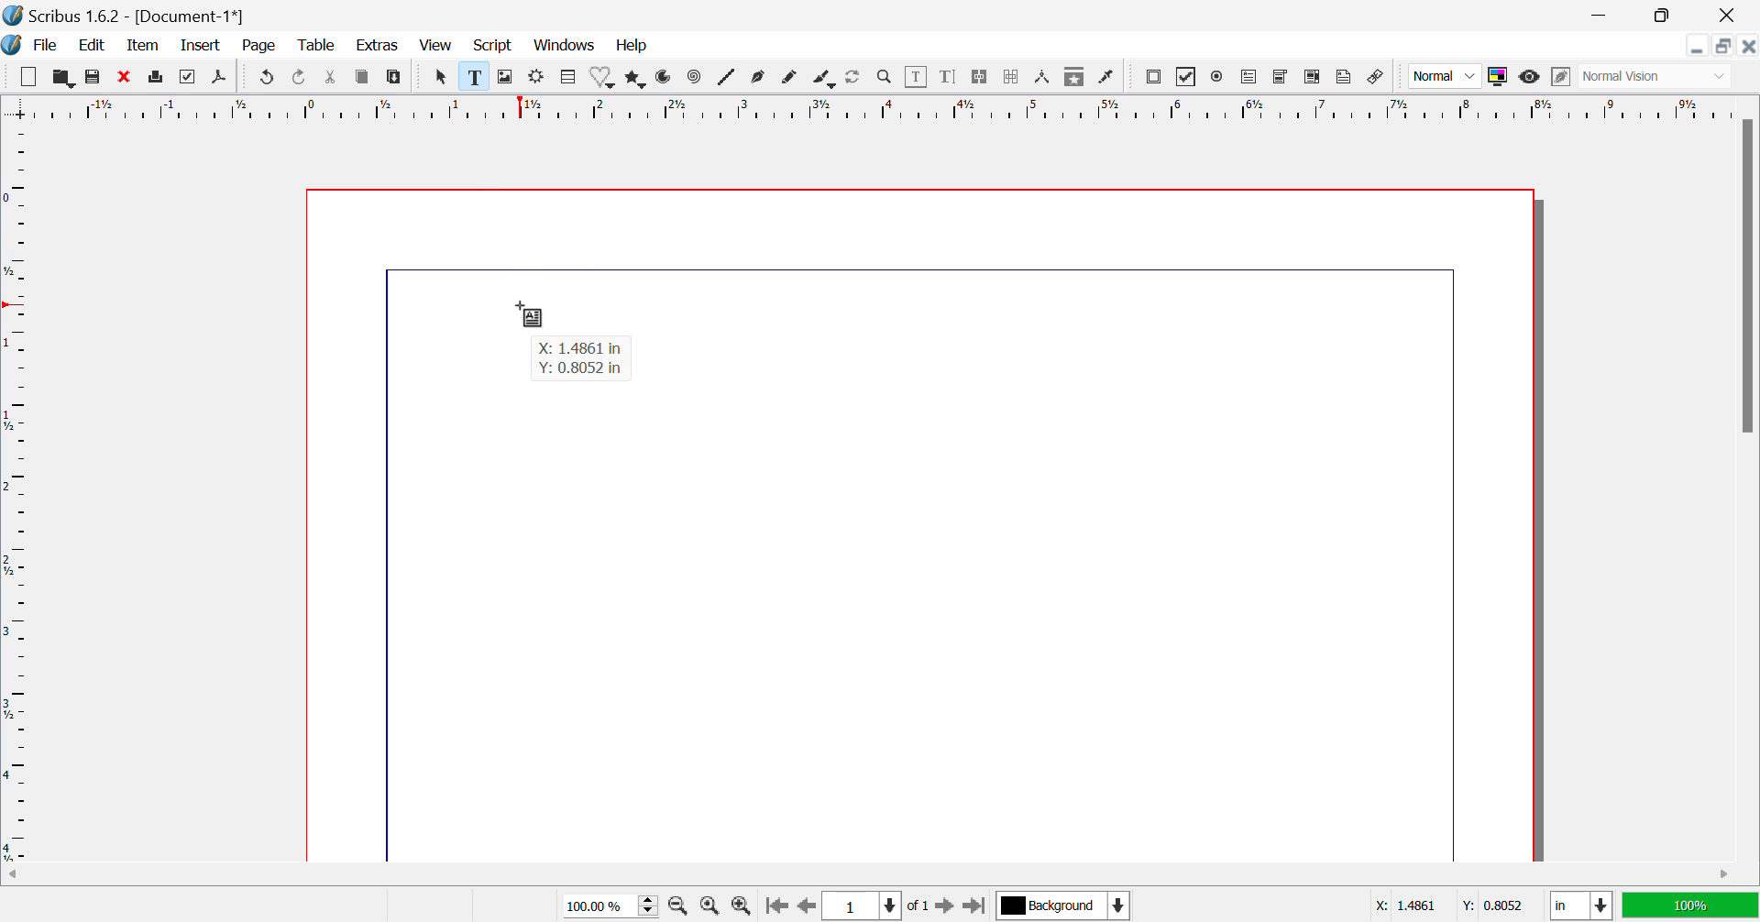 This screenshot has height=922, width=1760. I want to click on Edit, so click(94, 48).